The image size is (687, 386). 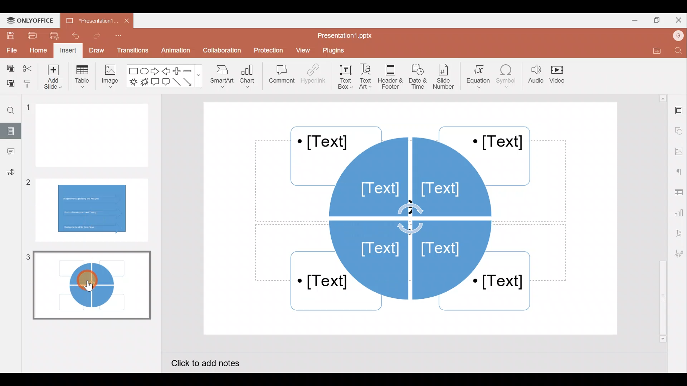 I want to click on Vertical scroll bar, so click(x=661, y=218).